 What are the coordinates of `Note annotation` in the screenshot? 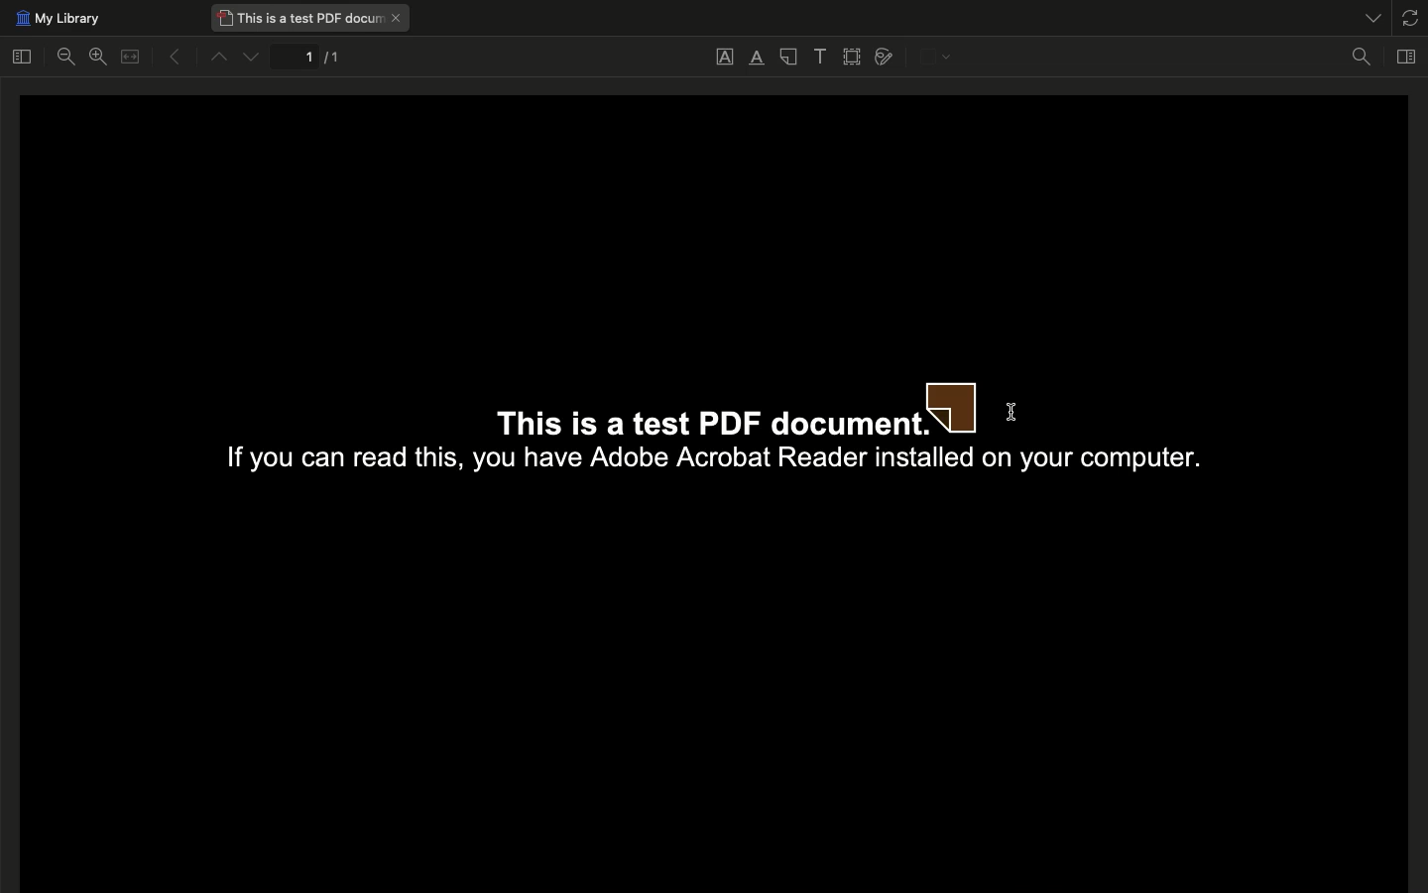 It's located at (953, 408).